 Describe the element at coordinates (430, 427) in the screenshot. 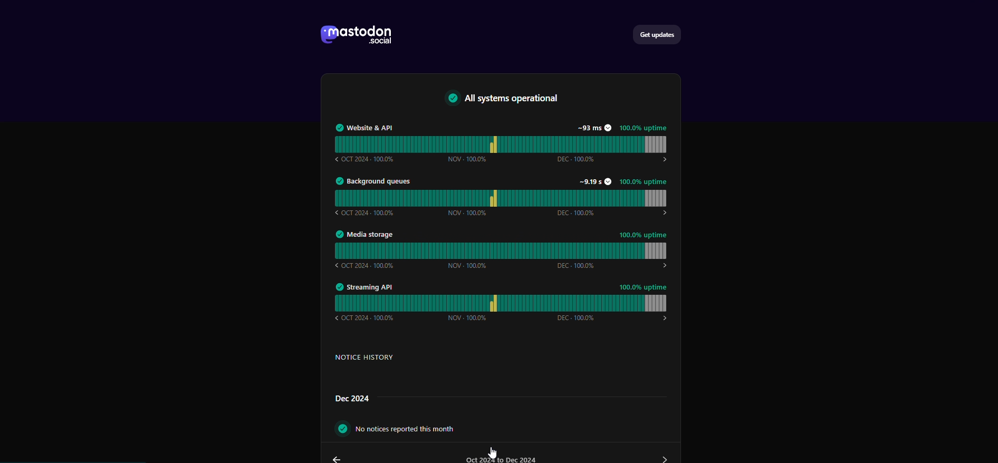

I see `instruction` at that location.